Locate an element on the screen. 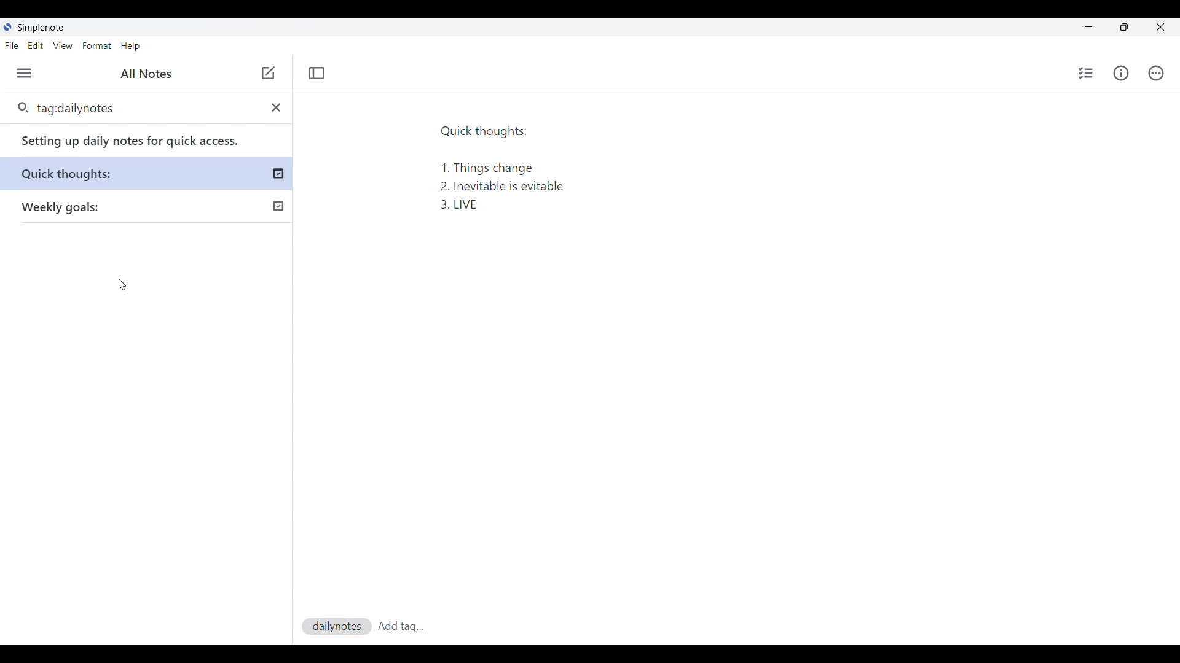 Image resolution: width=1180 pixels, height=663 pixels. Edit menu is located at coordinates (36, 46).